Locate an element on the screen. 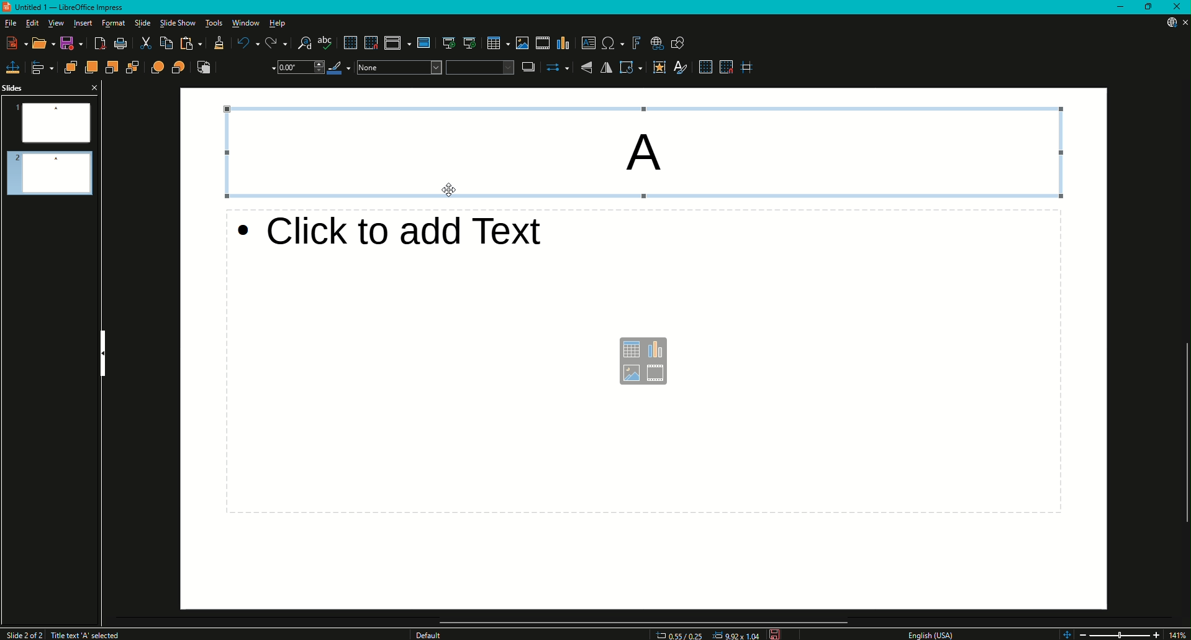 The height and width of the screenshot is (640, 1191). Slide 2 Preview is located at coordinates (51, 175).